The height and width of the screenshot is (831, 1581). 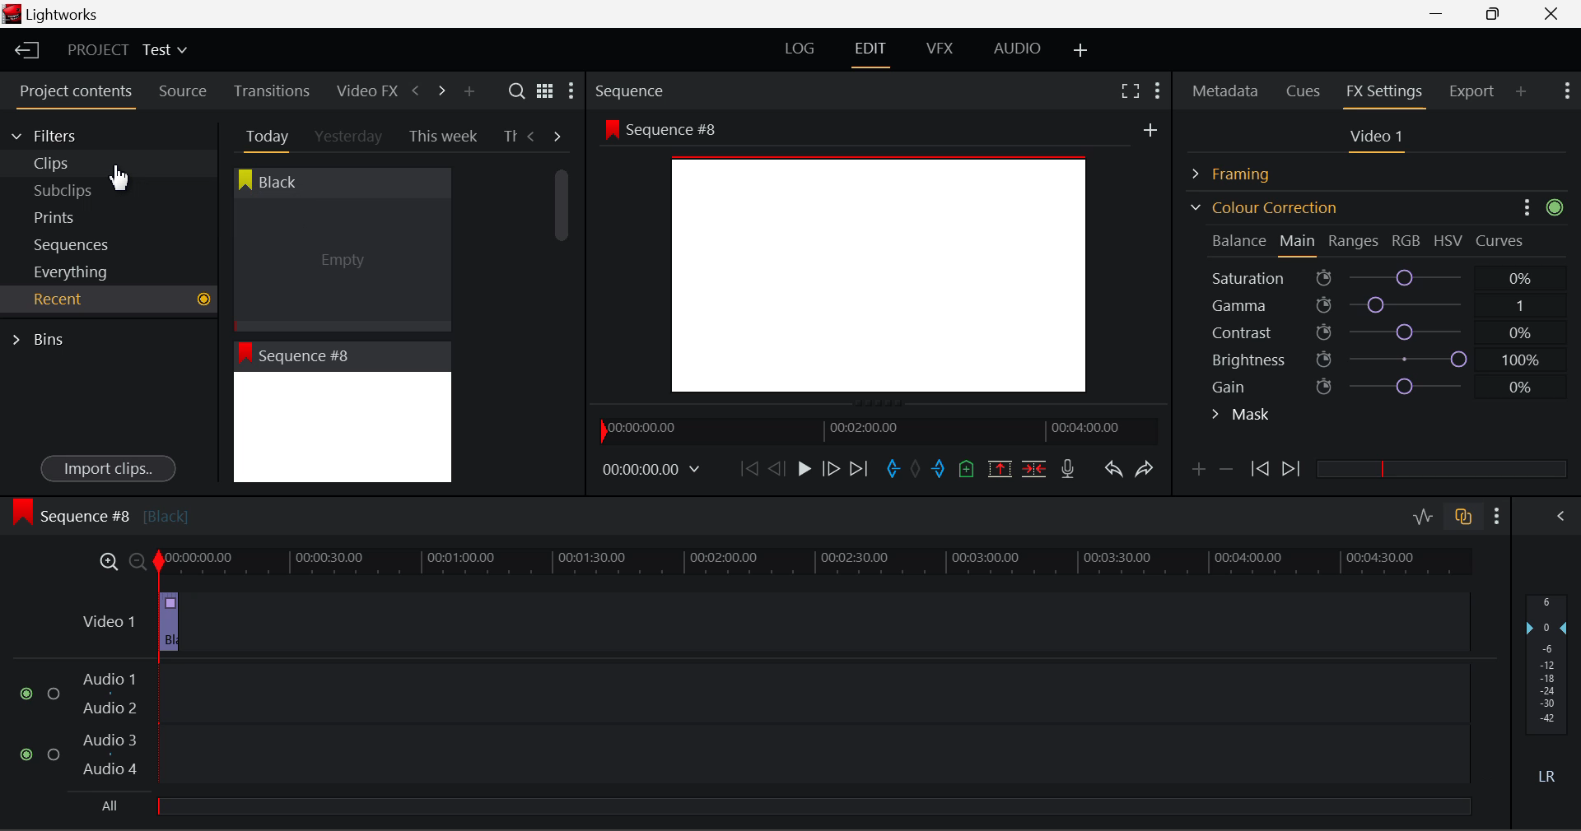 What do you see at coordinates (110, 805) in the screenshot?
I see `All` at bounding box center [110, 805].